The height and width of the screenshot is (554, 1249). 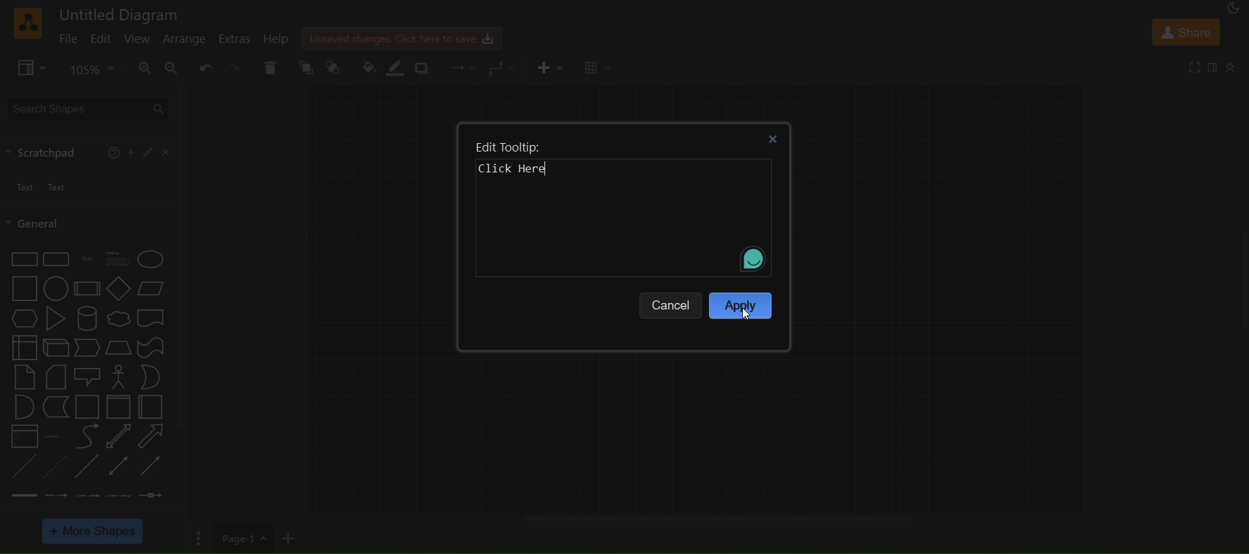 What do you see at coordinates (85, 406) in the screenshot?
I see `container` at bounding box center [85, 406].